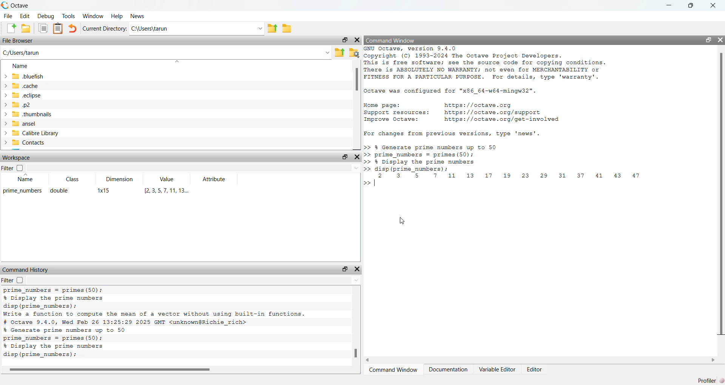 The height and width of the screenshot is (385, 725). I want to click on >> % Generate prime numbers up to 50>> prime_numbers = primes (50);>> % Display the prime numbers>> disp (prime_numbers);2 3 5 7 11 13 17 13 23 29 31 37 41 43 47>> , so click(504, 161).